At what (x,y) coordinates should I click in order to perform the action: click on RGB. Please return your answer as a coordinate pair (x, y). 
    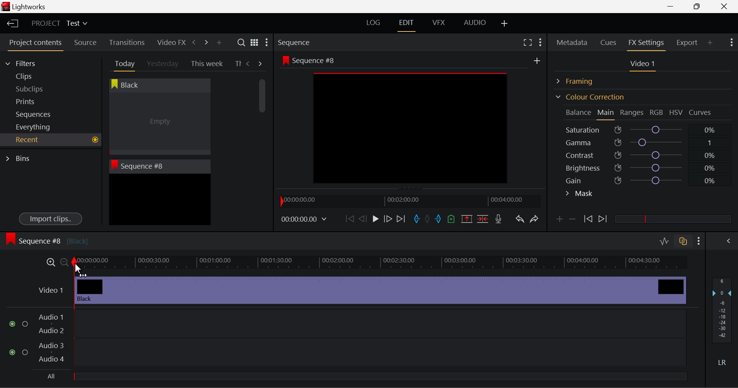
    Looking at the image, I should click on (657, 113).